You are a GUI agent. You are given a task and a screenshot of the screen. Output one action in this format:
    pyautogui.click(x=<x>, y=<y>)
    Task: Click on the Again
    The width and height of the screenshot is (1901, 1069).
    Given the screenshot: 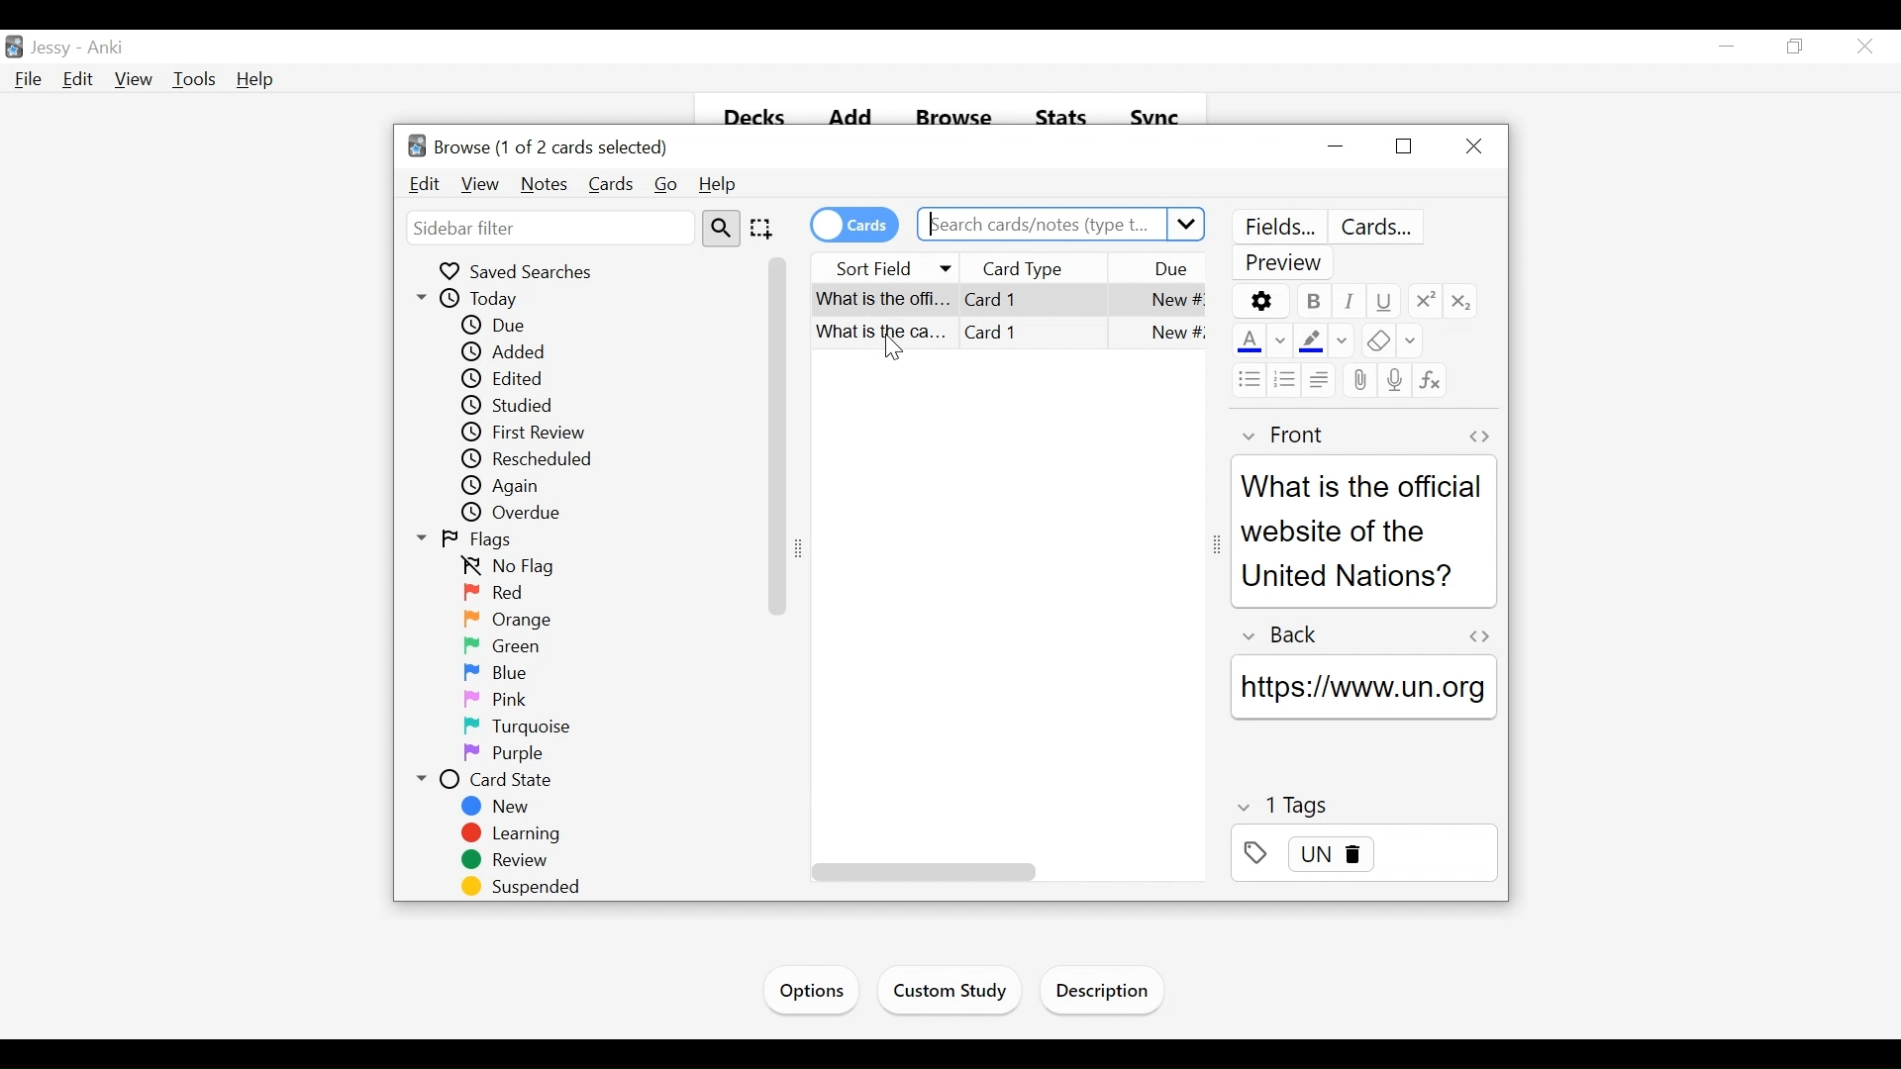 What is the action you would take?
    pyautogui.click(x=512, y=486)
    